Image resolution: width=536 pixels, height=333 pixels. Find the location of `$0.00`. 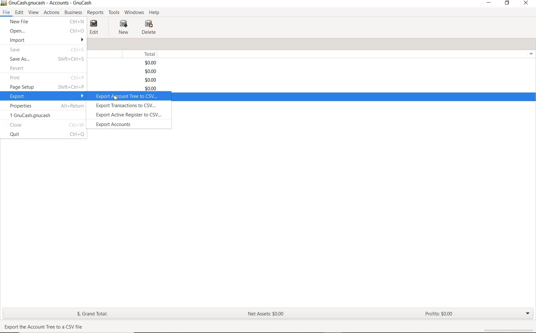

$0.00 is located at coordinates (151, 79).